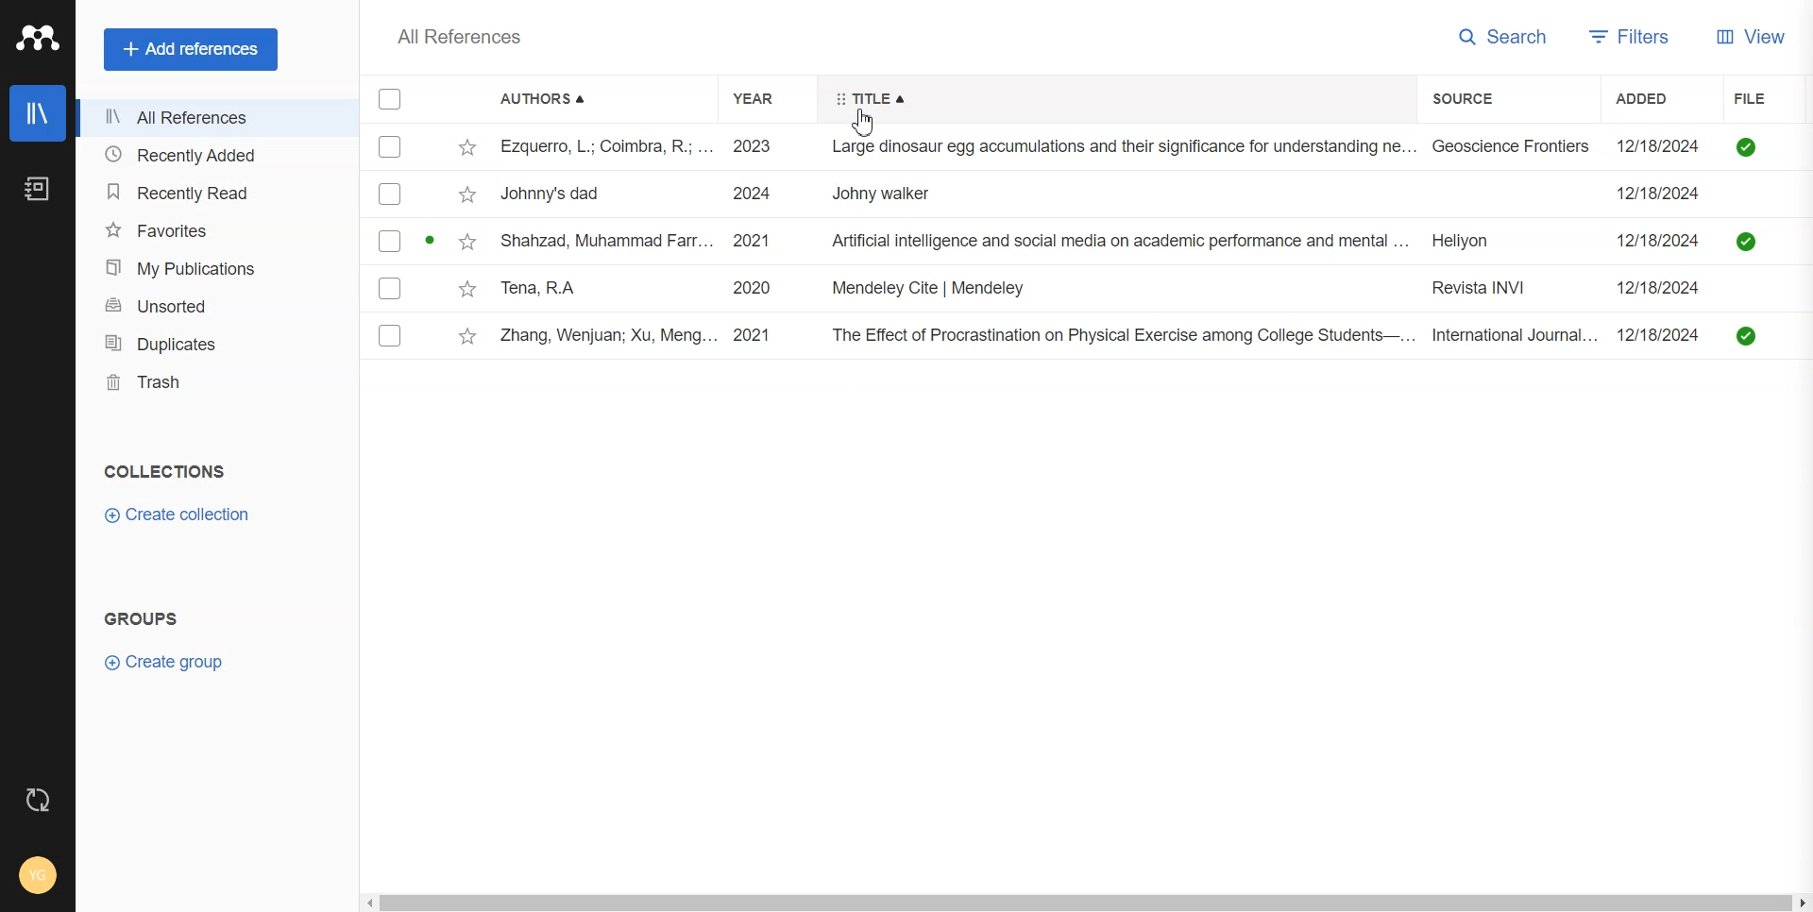  I want to click on My Publication, so click(217, 266).